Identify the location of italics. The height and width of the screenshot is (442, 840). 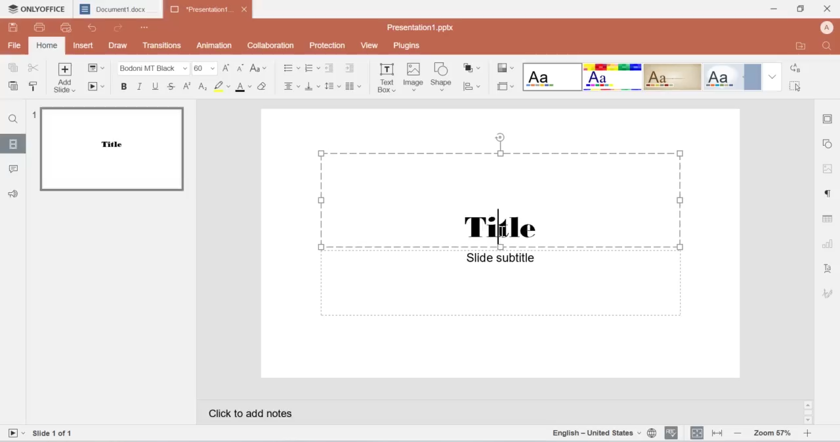
(141, 86).